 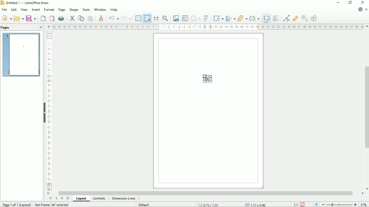 I want to click on Display grid, so click(x=138, y=18).